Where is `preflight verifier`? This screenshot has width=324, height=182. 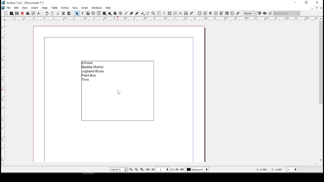 preflight verifier is located at coordinates (34, 13).